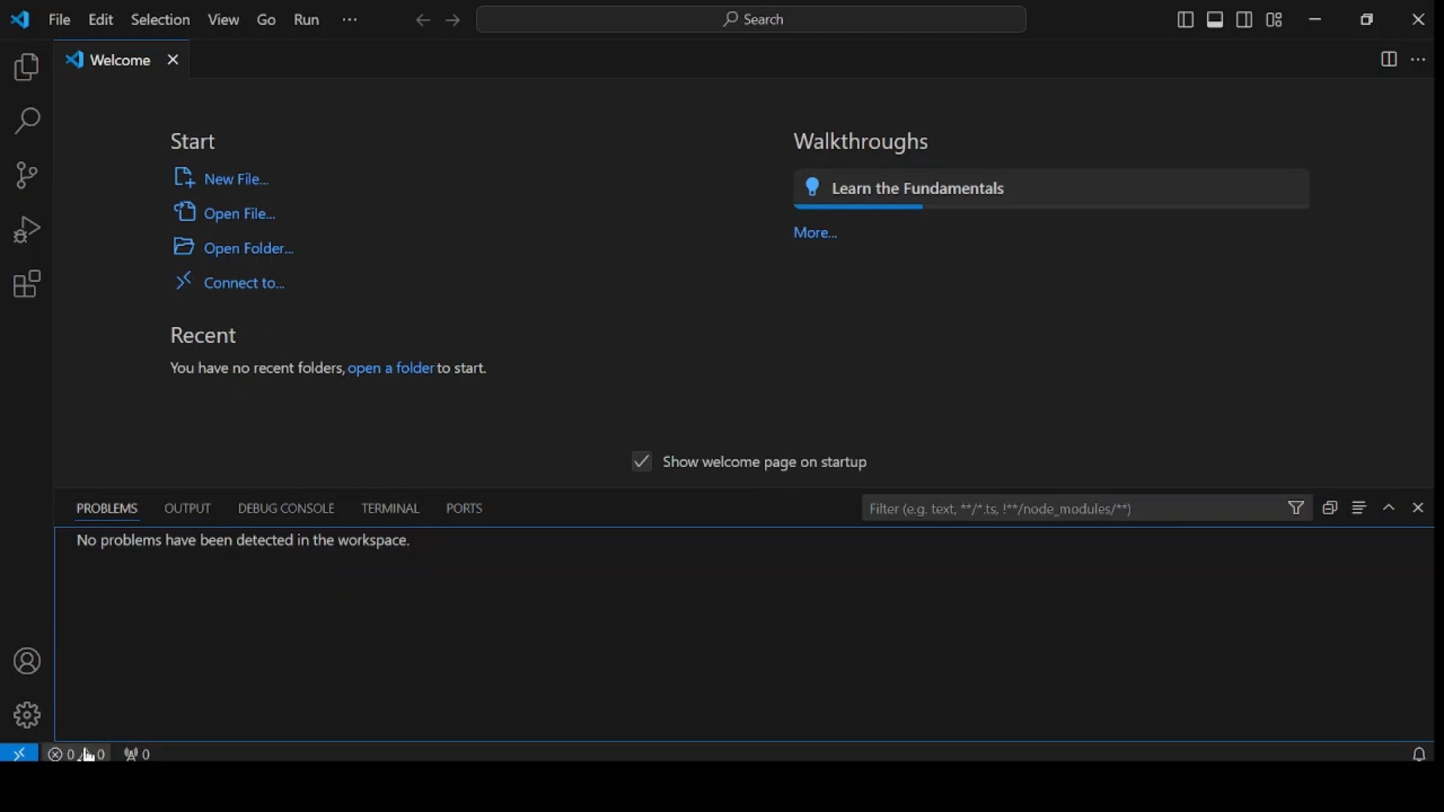  Describe the element at coordinates (1419, 61) in the screenshot. I see `more actions` at that location.